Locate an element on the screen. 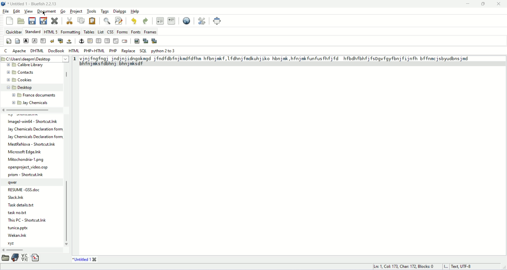  List is located at coordinates (100, 31).